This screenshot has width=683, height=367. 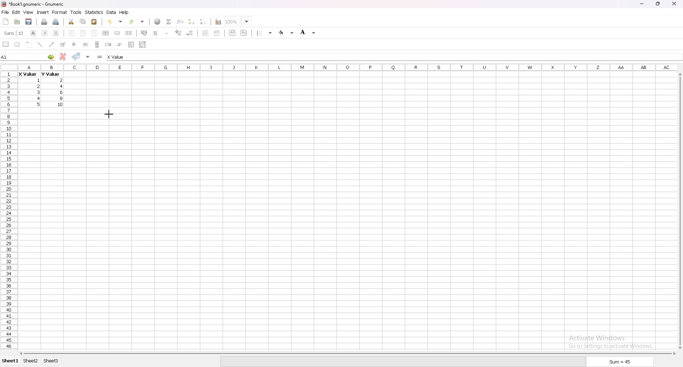 I want to click on superscript, so click(x=233, y=32).